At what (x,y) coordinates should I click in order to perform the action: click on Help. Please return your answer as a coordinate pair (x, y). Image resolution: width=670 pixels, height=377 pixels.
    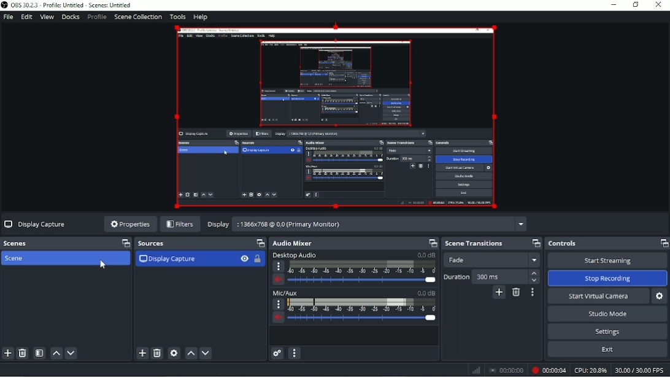
    Looking at the image, I should click on (201, 17).